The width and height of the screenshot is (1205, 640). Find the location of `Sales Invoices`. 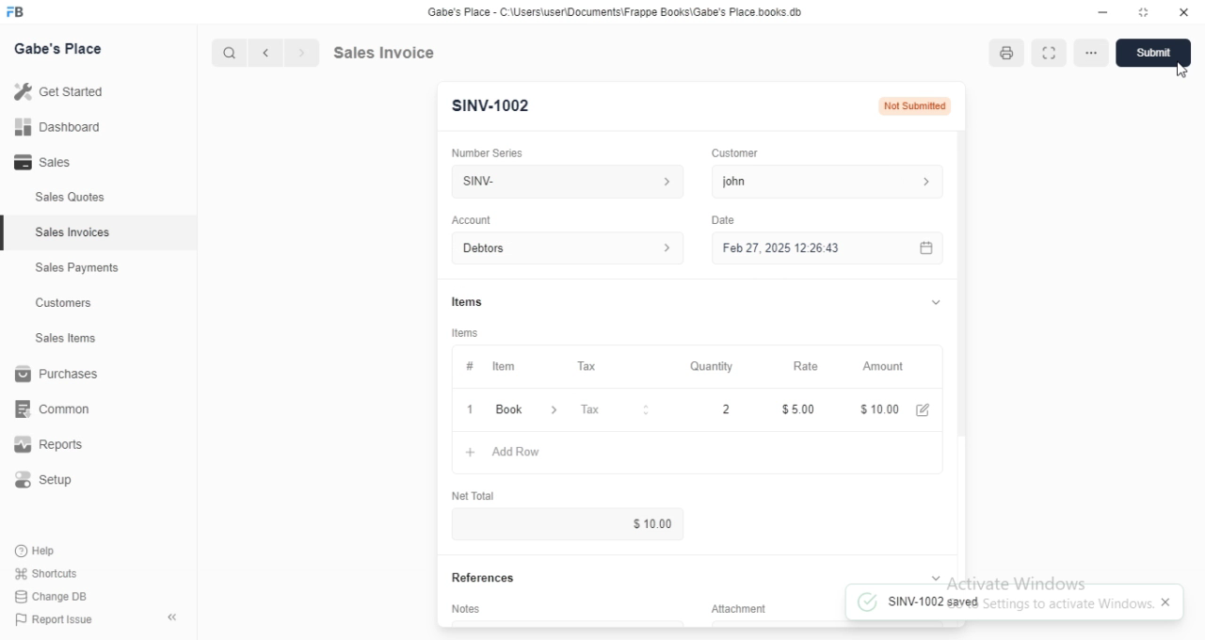

Sales Invoices is located at coordinates (75, 233).